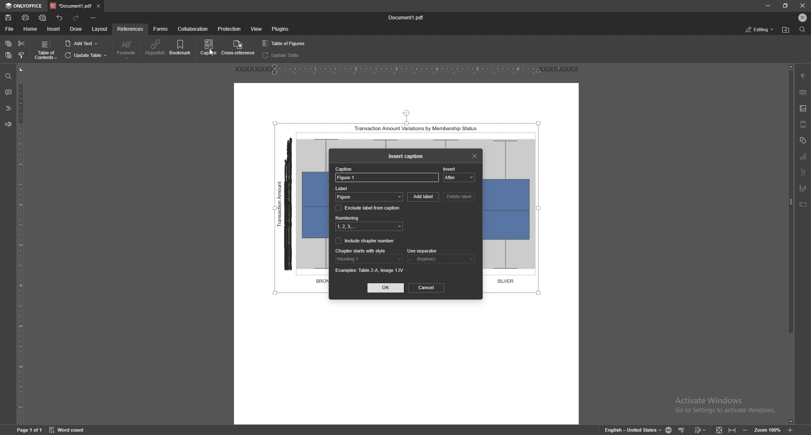  What do you see at coordinates (193, 29) in the screenshot?
I see `collaboration` at bounding box center [193, 29].